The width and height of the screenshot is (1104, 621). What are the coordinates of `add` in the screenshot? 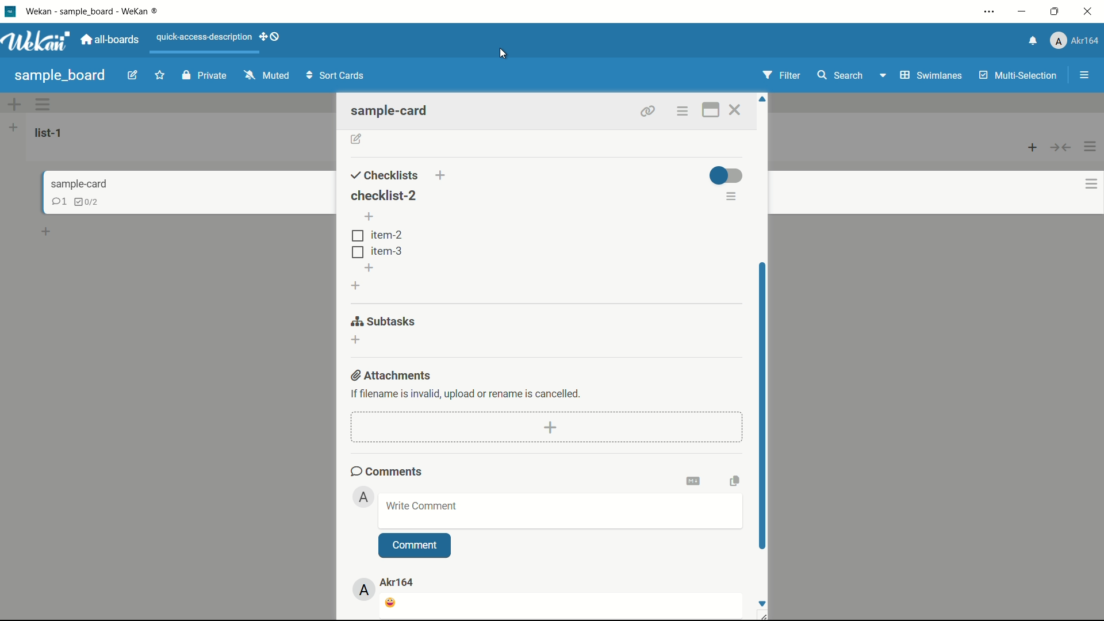 It's located at (48, 233).